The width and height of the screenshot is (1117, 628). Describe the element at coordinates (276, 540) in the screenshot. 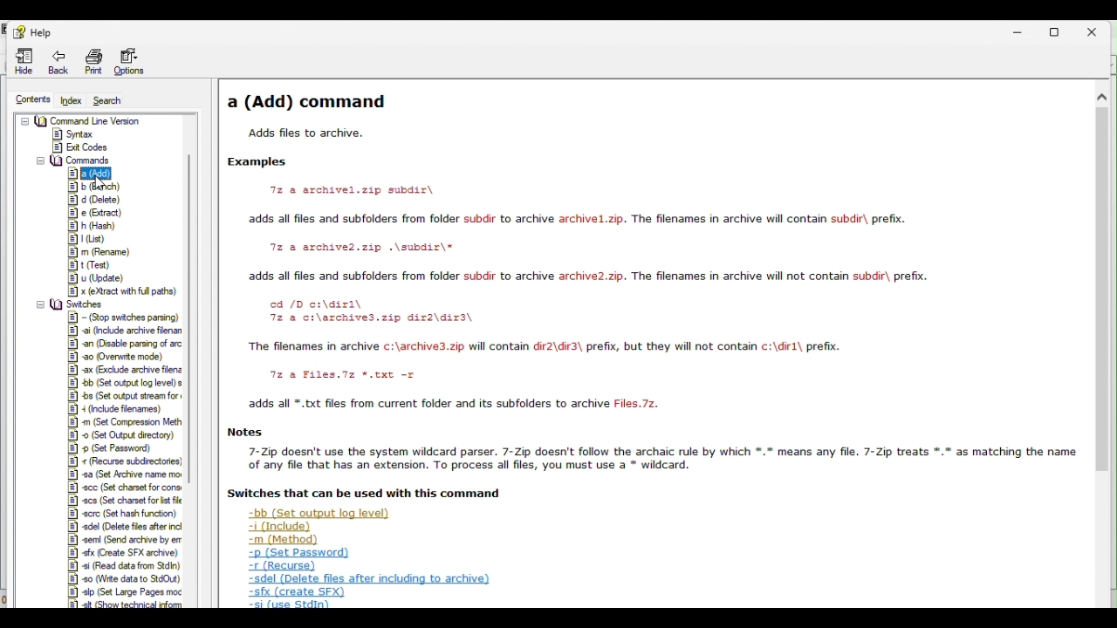

I see `-m` at that location.